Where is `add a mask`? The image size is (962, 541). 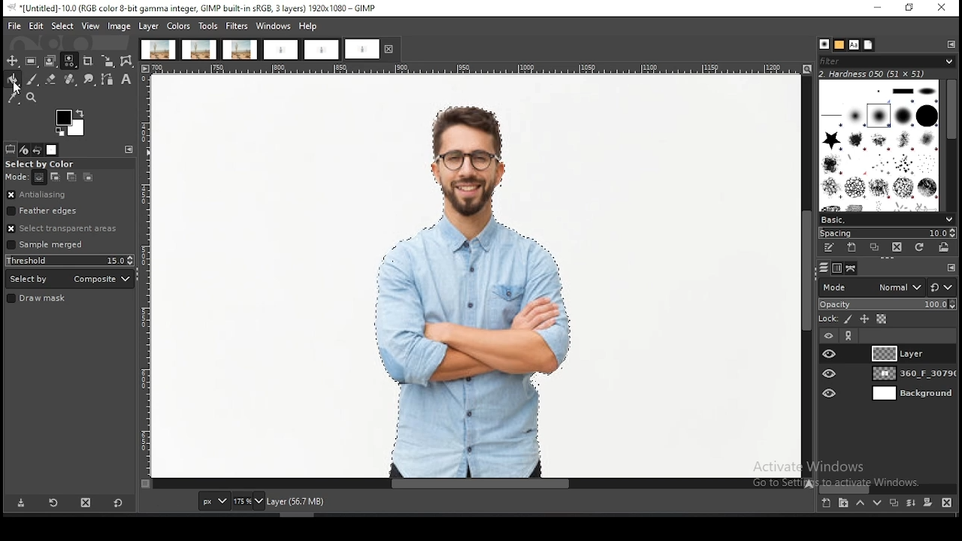
add a mask is located at coordinates (927, 502).